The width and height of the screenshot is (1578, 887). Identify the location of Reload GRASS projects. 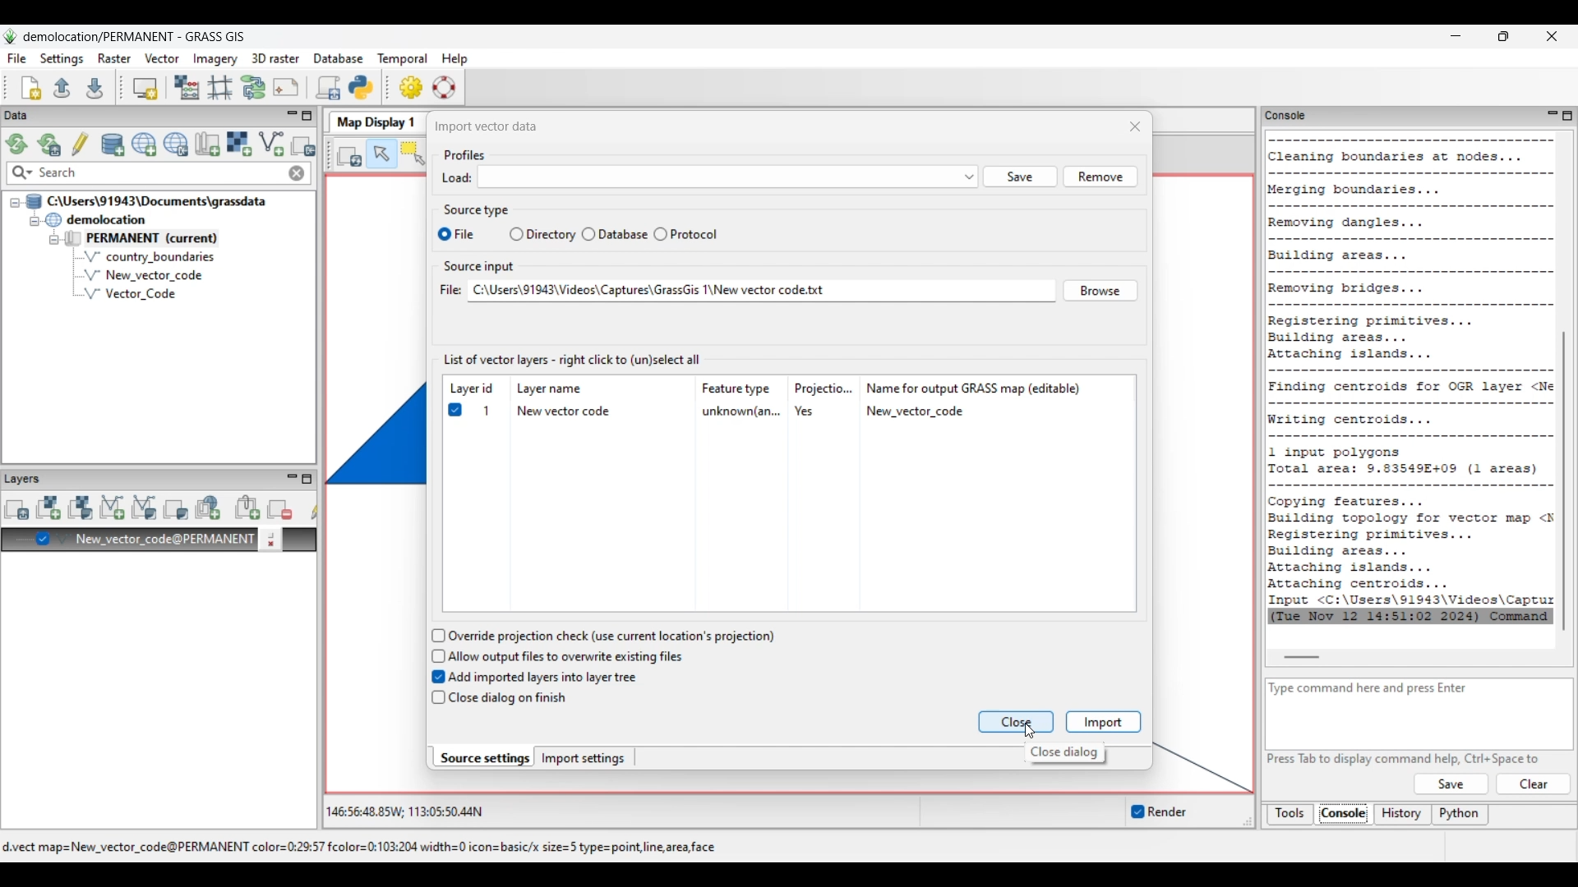
(17, 144).